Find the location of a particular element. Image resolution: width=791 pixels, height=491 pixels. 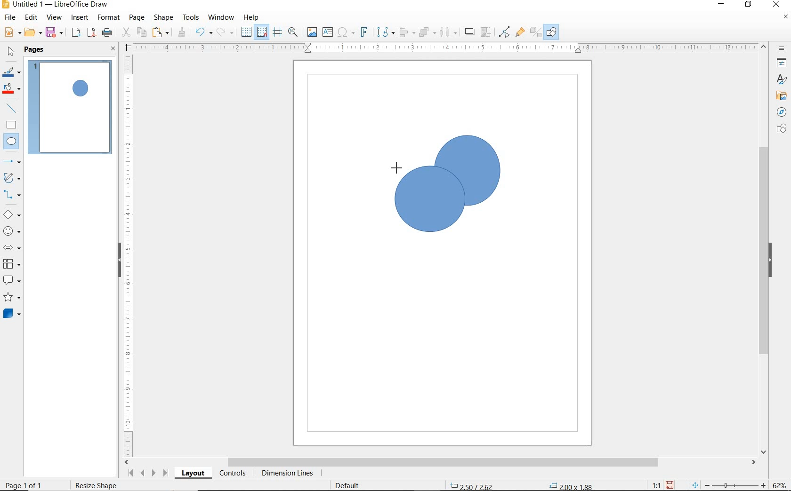

HIDE is located at coordinates (773, 260).